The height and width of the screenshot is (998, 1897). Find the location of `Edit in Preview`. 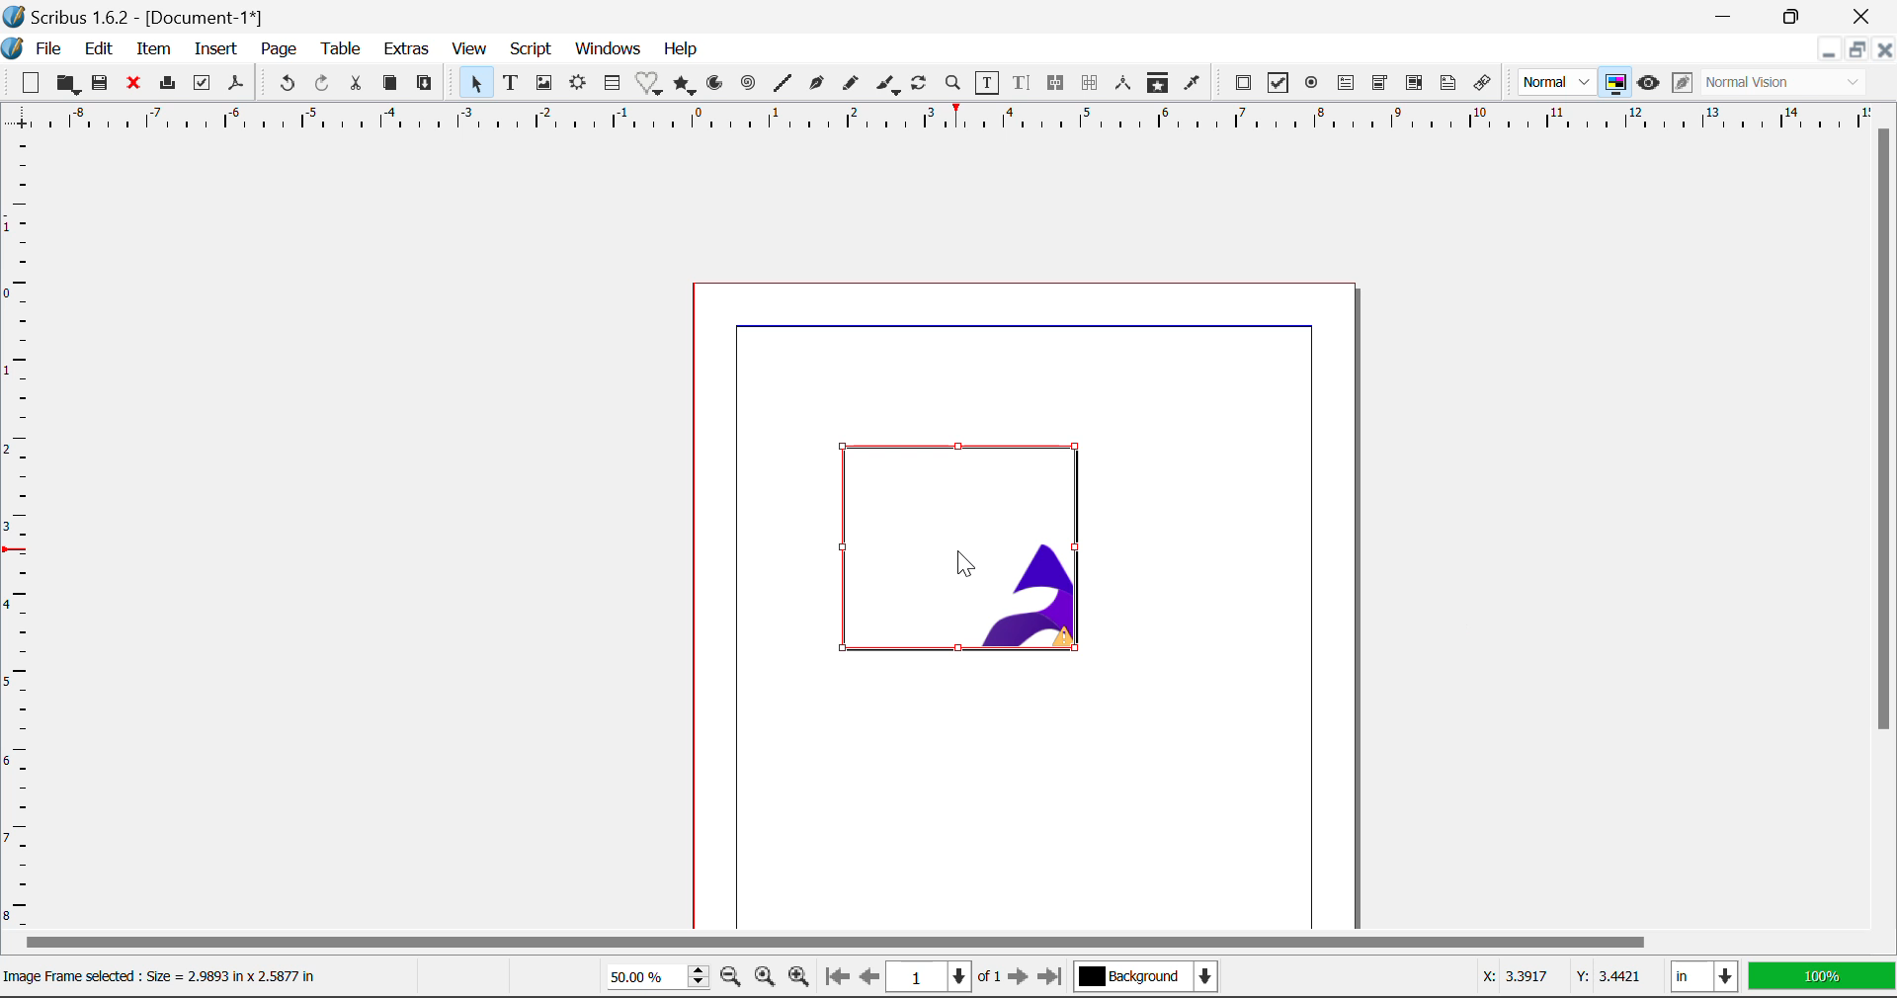

Edit in Preview is located at coordinates (1680, 85).